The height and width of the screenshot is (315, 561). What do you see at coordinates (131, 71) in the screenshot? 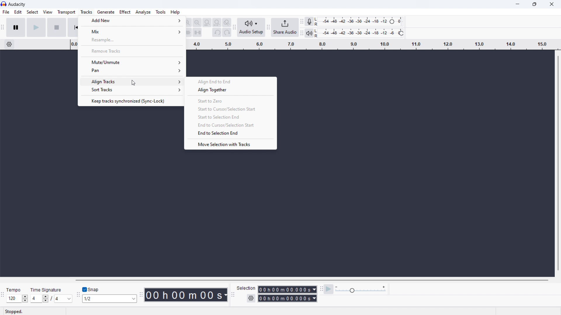
I see `pan` at bounding box center [131, 71].